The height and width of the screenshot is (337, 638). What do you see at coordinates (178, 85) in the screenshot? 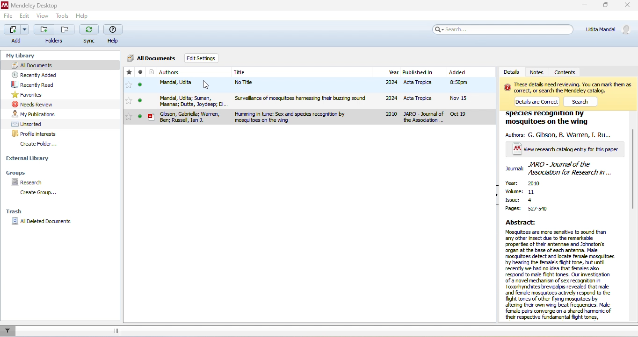
I see `mandal,udita` at bounding box center [178, 85].